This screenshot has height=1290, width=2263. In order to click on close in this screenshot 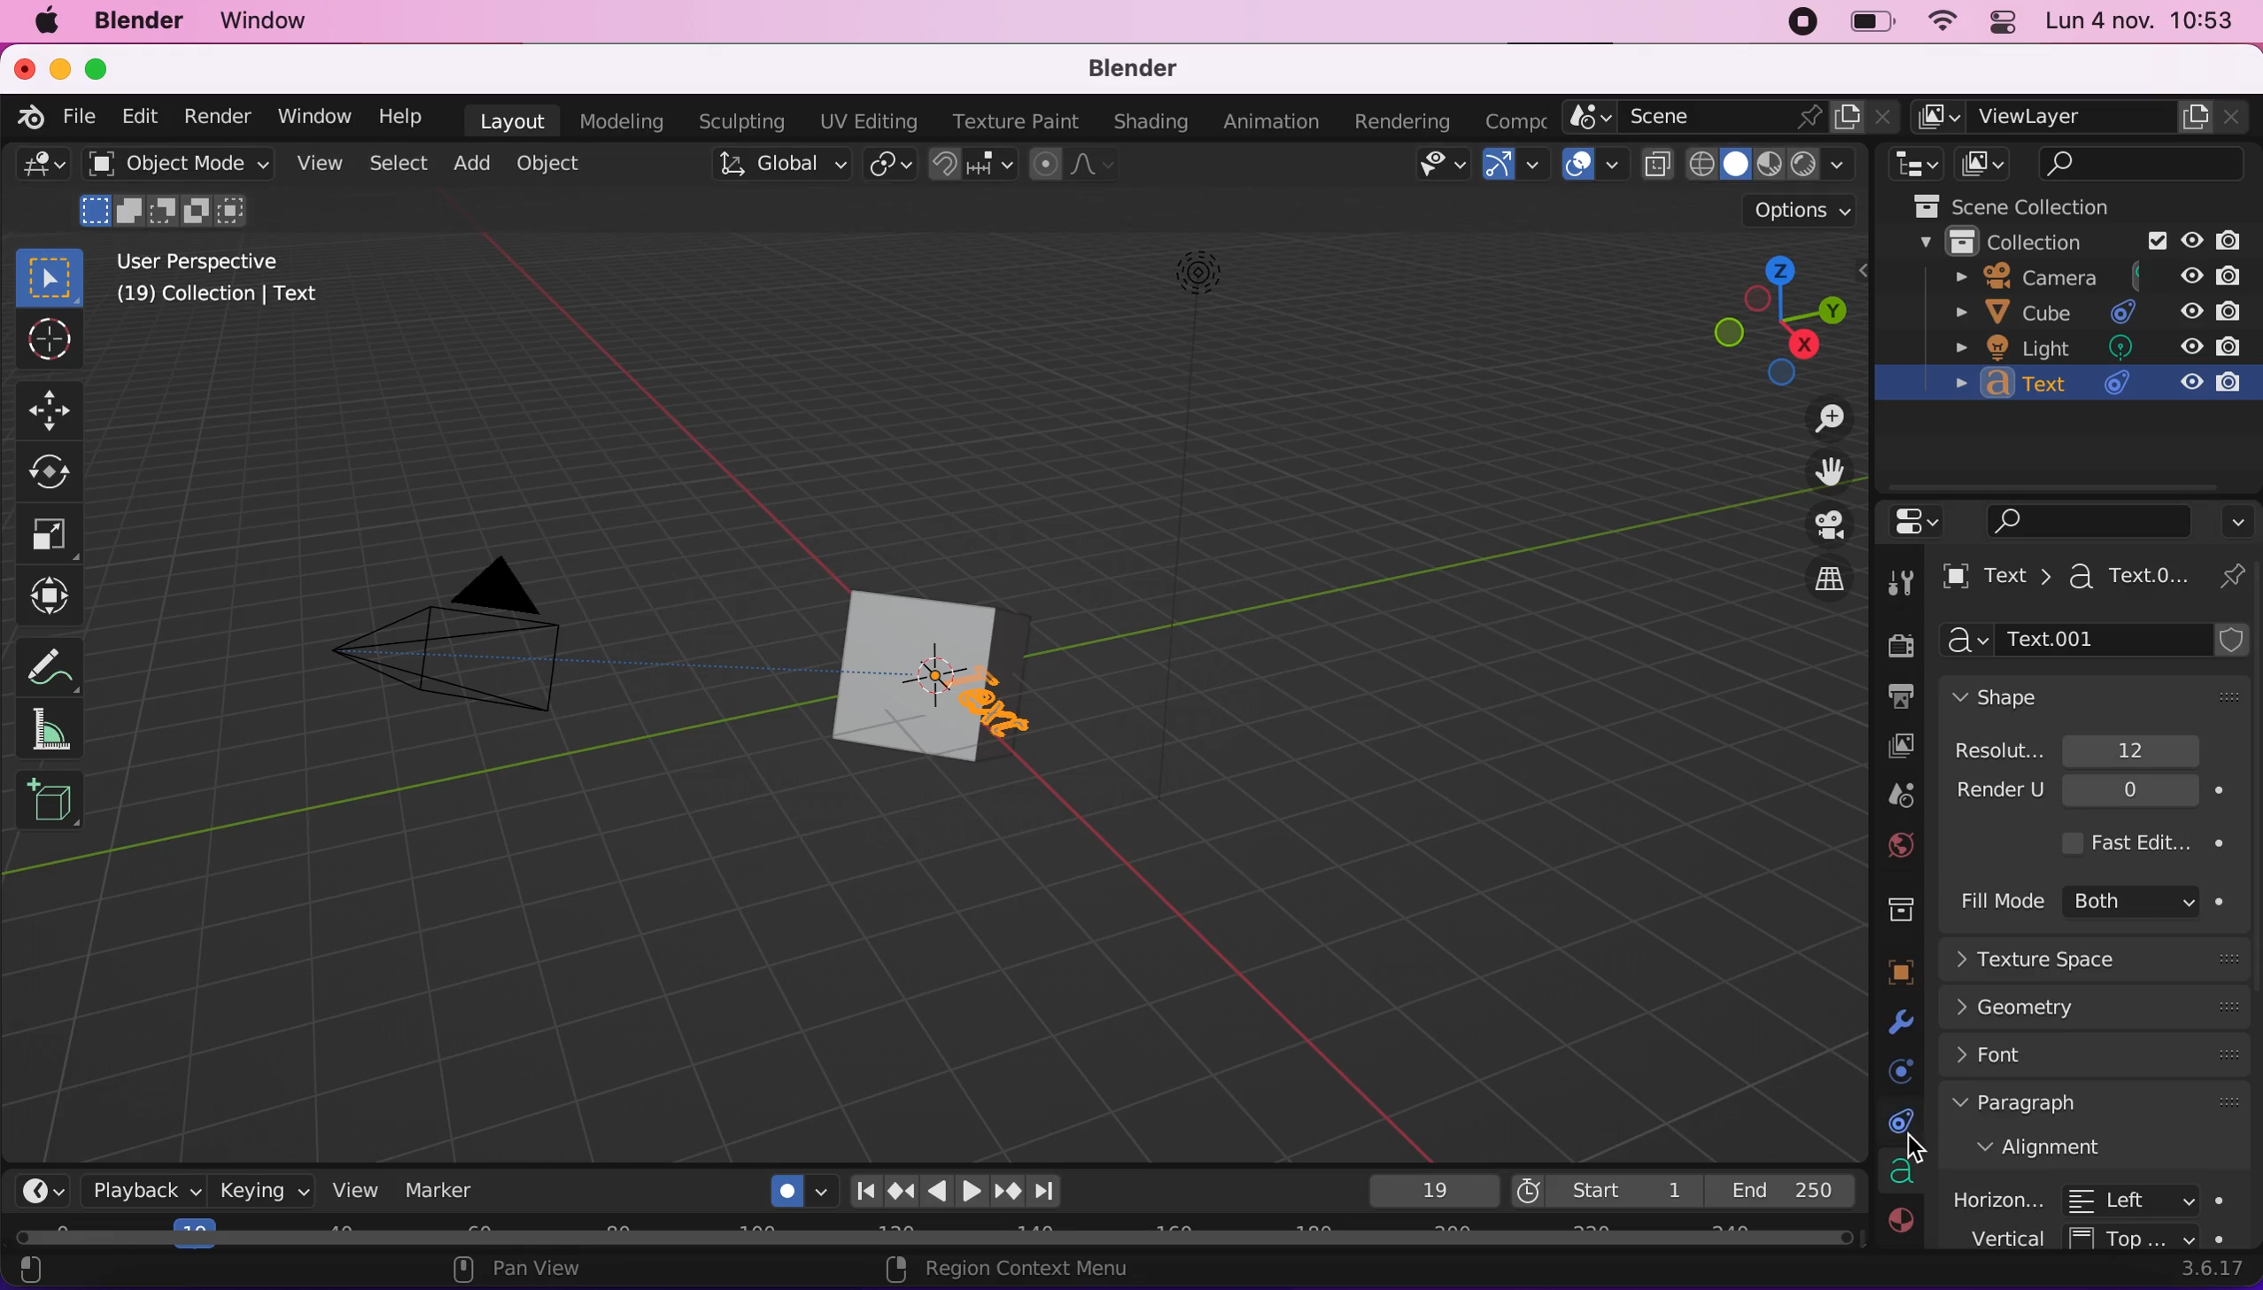, I will do `click(26, 69)`.